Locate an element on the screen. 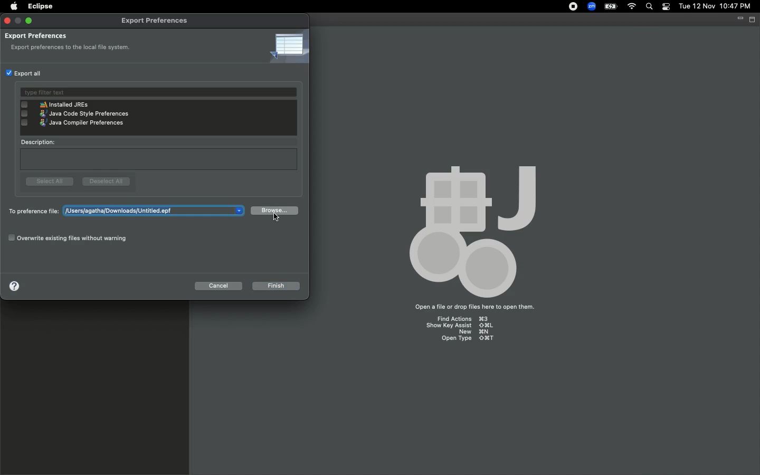 The height and width of the screenshot is (475, 760). java compiler preferences is located at coordinates (75, 123).